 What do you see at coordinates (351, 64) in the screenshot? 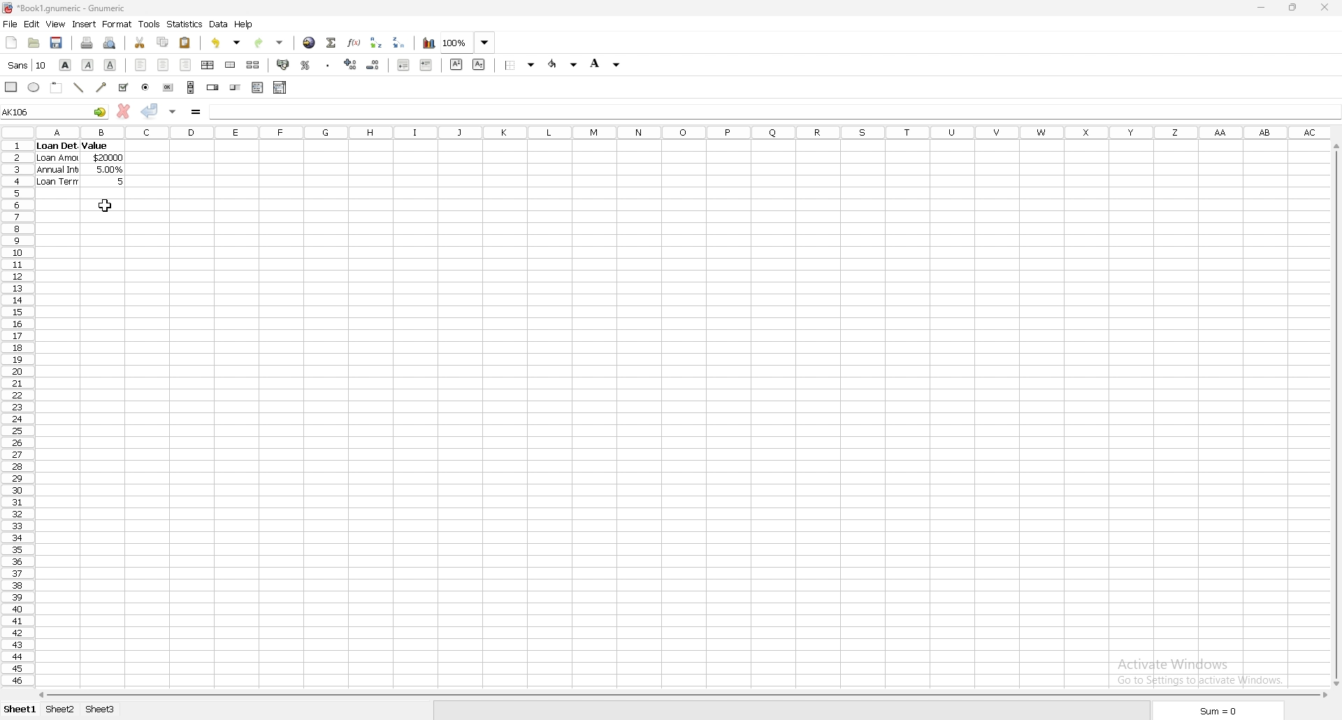
I see `increase decimals` at bounding box center [351, 64].